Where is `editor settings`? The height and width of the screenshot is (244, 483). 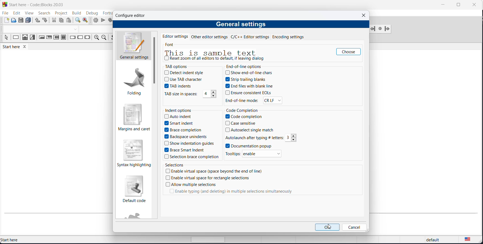
editor settings is located at coordinates (175, 36).